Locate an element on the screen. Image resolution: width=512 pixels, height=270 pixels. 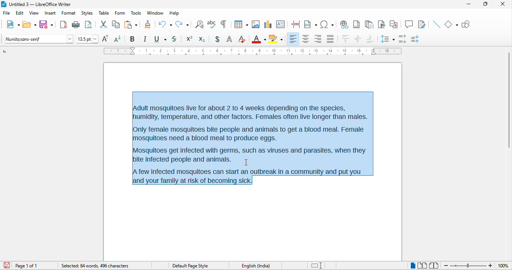
align bottom is located at coordinates (371, 39).